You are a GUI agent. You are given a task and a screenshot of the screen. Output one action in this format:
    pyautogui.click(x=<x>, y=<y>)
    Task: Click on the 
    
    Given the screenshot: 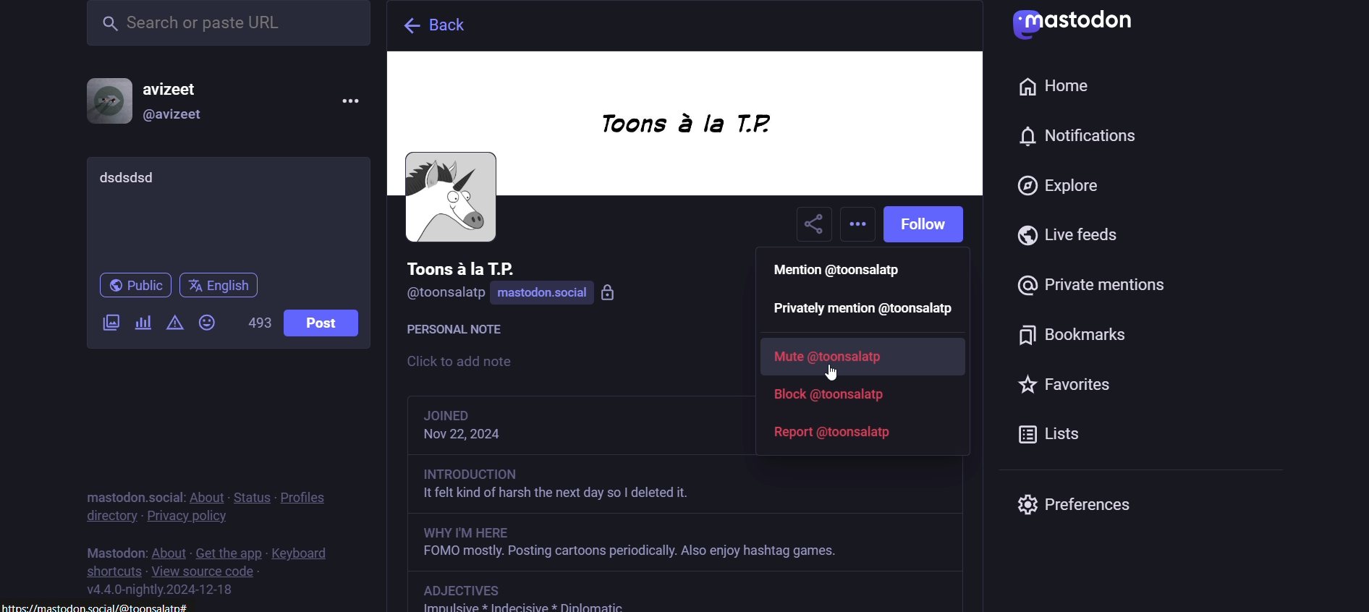 What is the action you would take?
    pyautogui.click(x=687, y=488)
    